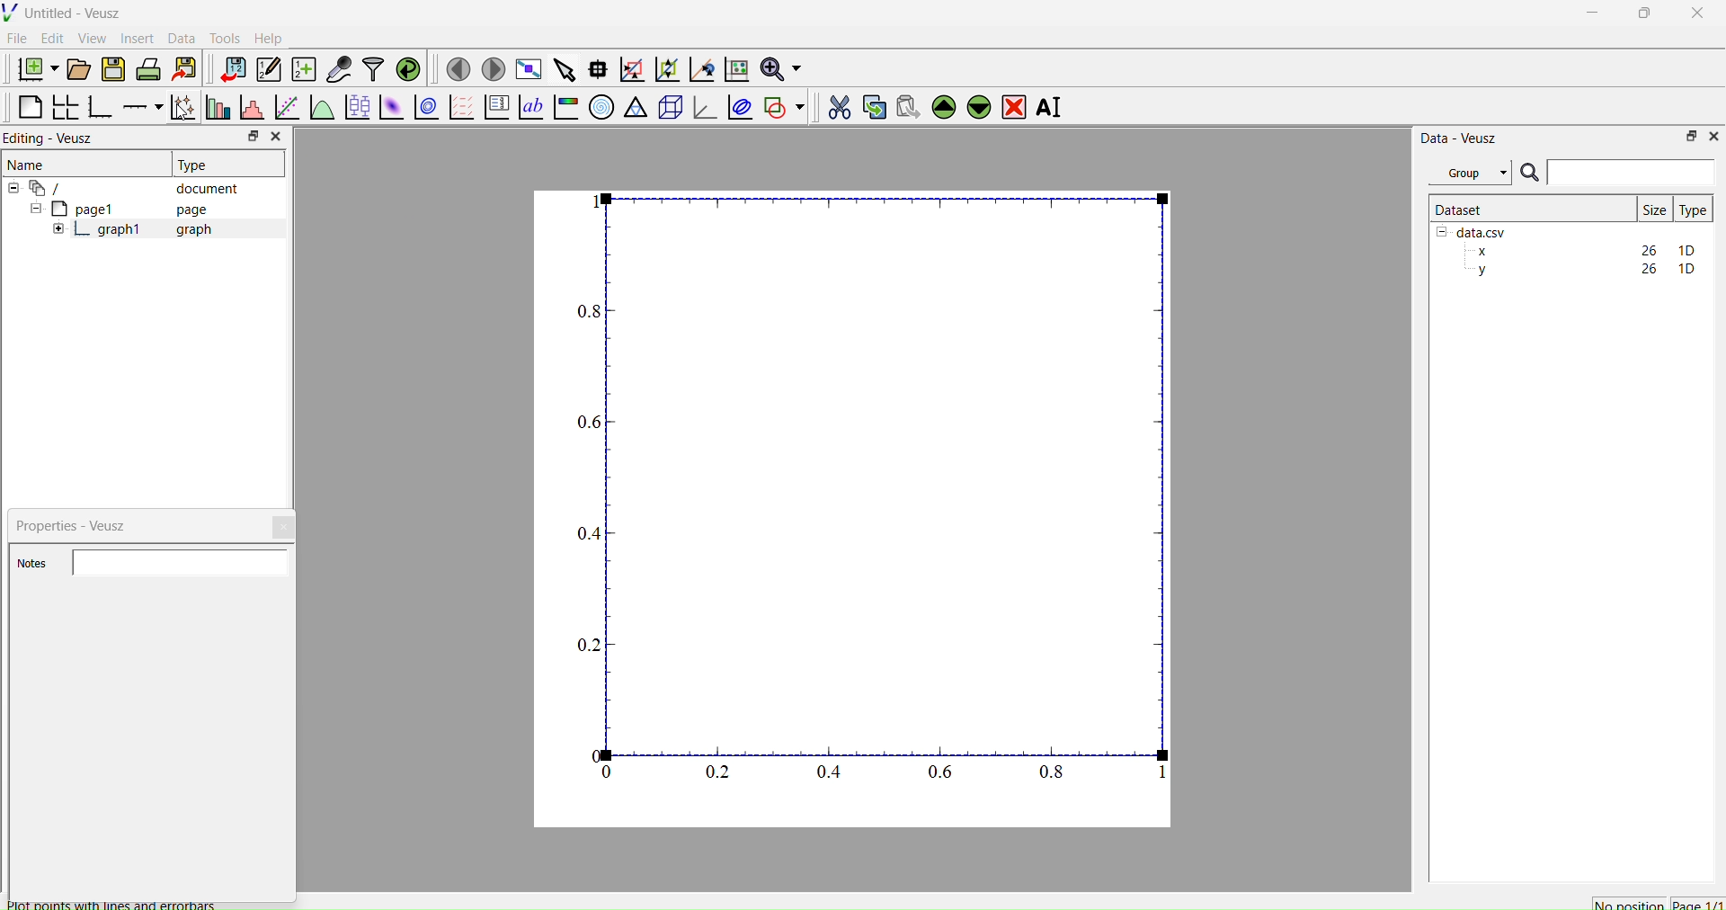 The width and height of the screenshot is (1726, 910). What do you see at coordinates (1469, 173) in the screenshot?
I see `Group ` at bounding box center [1469, 173].